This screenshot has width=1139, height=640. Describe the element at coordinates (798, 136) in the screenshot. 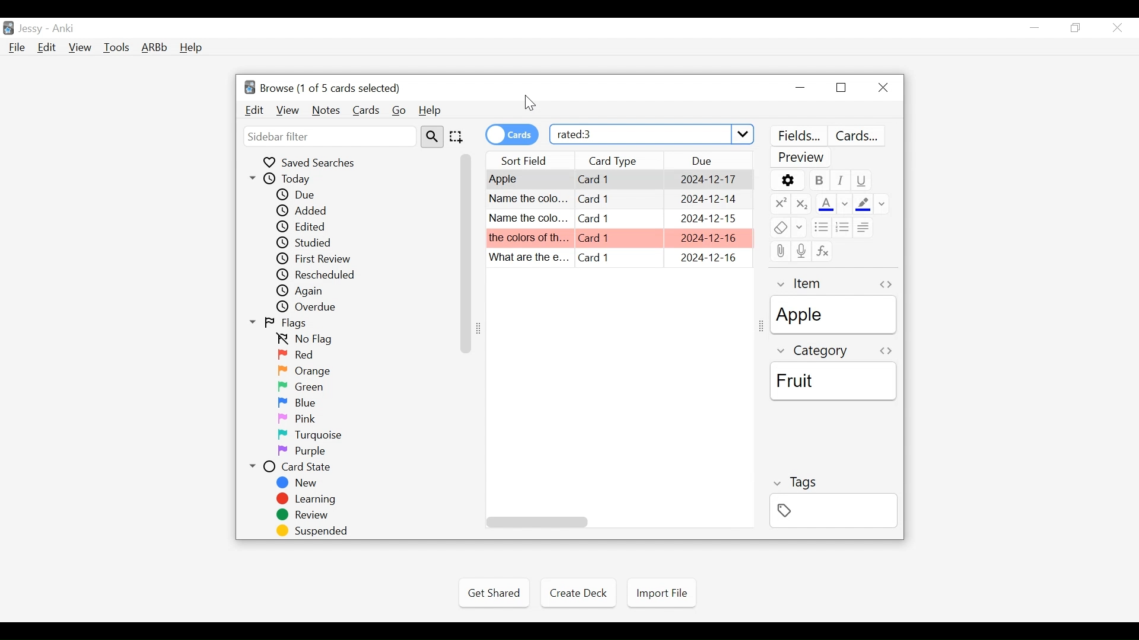

I see `Customize Fields` at that location.